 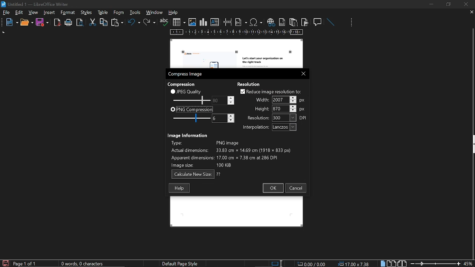 I want to click on insert table, so click(x=179, y=22).